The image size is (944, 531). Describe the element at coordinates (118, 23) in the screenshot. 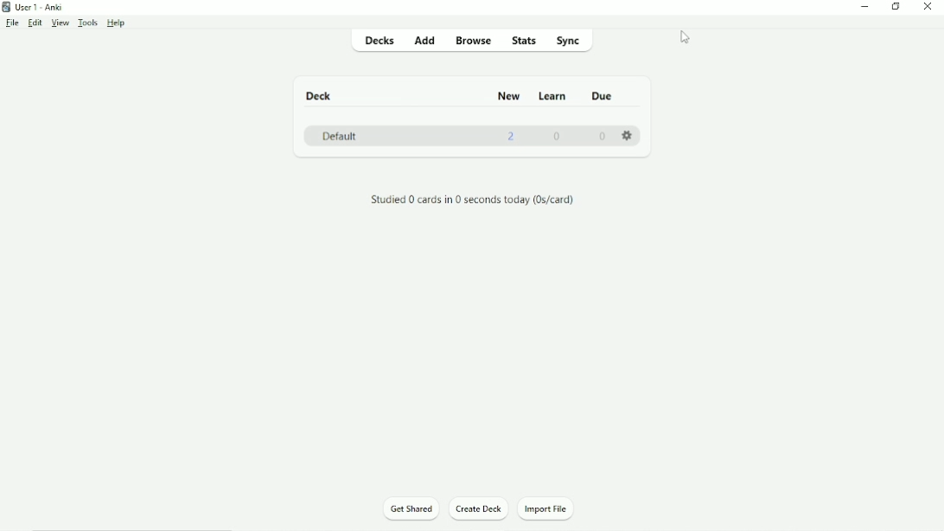

I see `Help` at that location.